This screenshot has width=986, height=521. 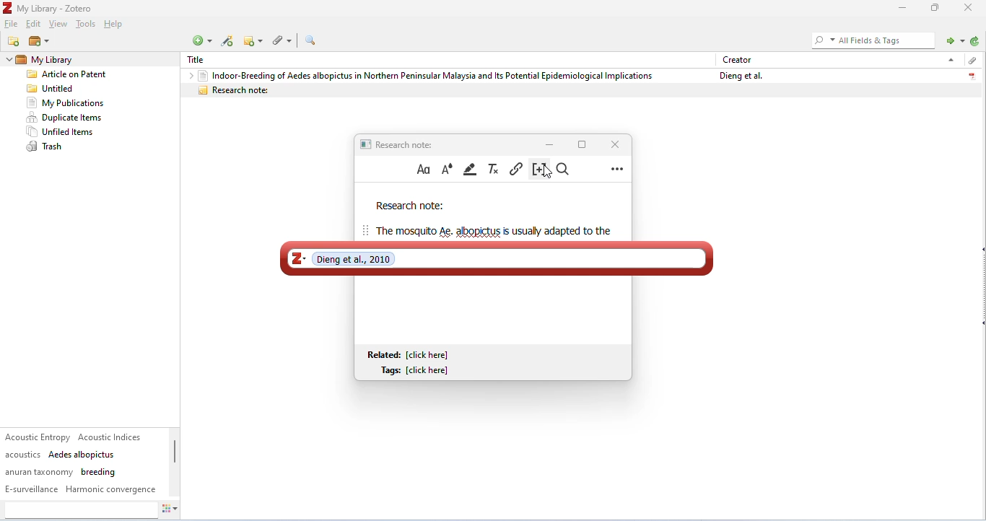 I want to click on pdf, so click(x=972, y=74).